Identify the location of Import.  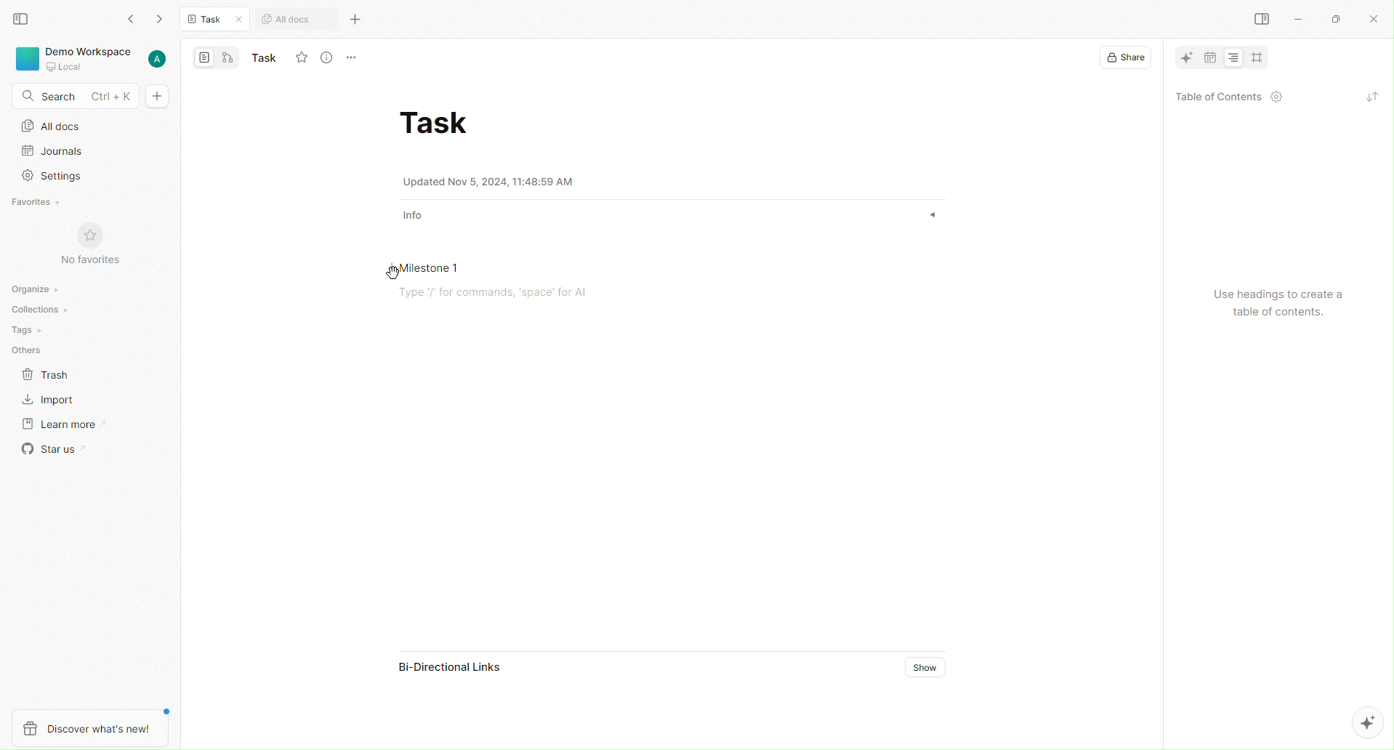
(55, 400).